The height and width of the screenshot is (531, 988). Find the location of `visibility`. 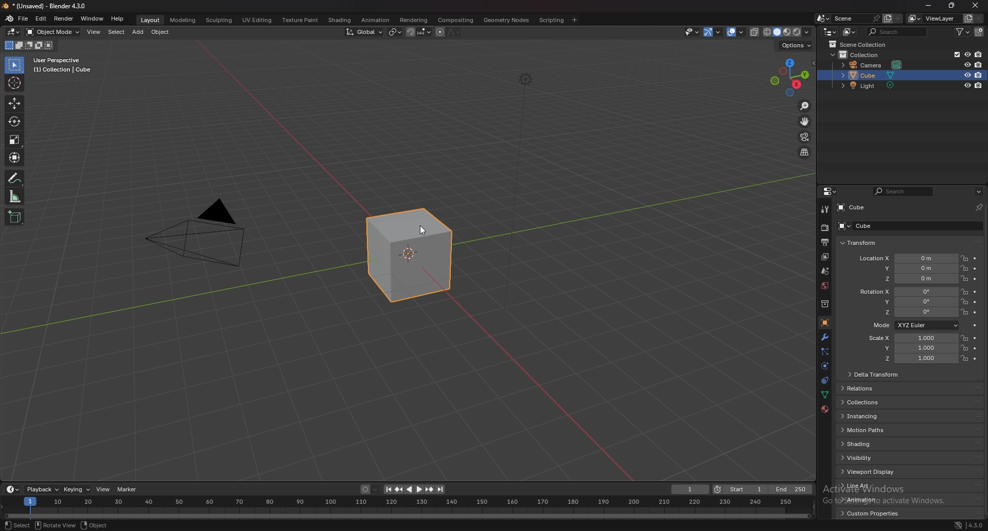

visibility is located at coordinates (871, 457).